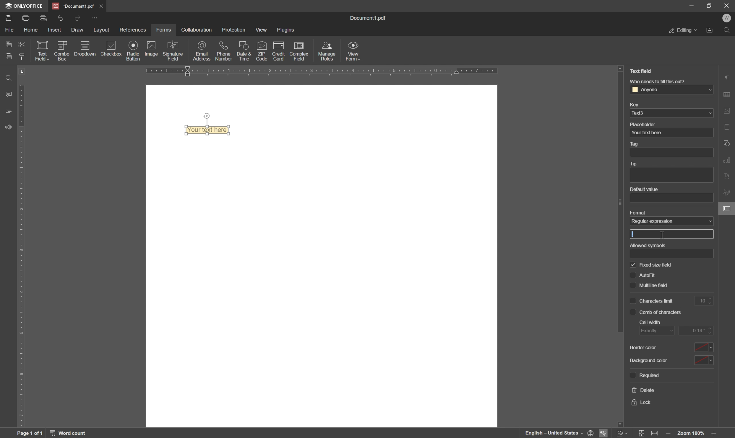 The image size is (735, 438). I want to click on required, so click(650, 375).